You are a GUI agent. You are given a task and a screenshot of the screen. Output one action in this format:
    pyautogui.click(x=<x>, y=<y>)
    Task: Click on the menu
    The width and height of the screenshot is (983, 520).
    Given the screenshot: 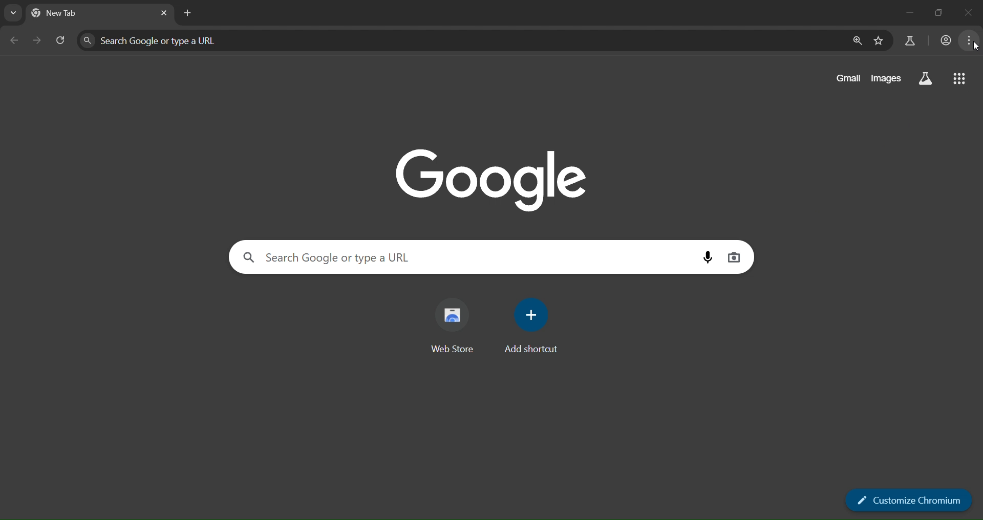 What is the action you would take?
    pyautogui.click(x=973, y=39)
    